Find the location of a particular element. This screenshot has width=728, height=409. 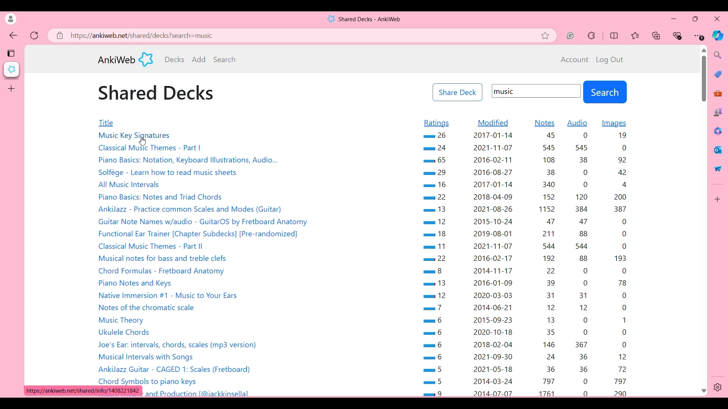

-— 12 2020-03-03 31 31 0 is located at coordinates (528, 296).